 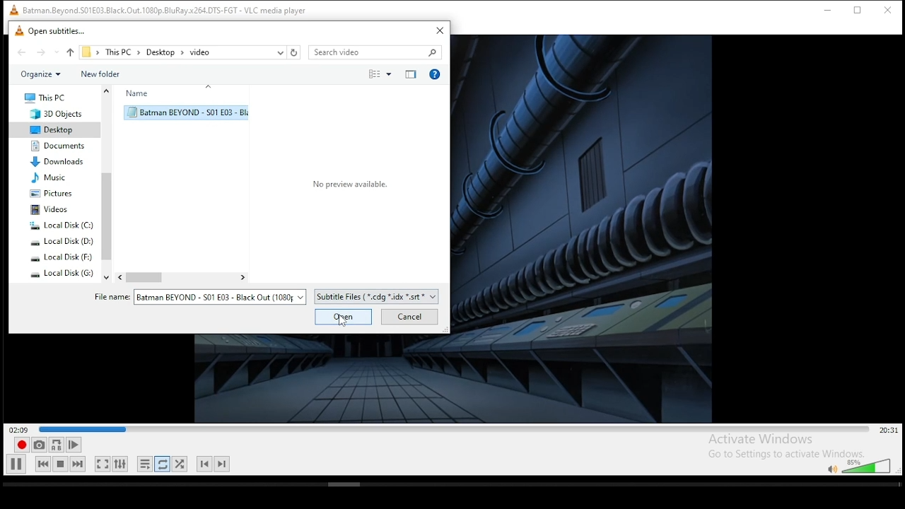 What do you see at coordinates (221, 296) in the screenshot?
I see `file options` at bounding box center [221, 296].